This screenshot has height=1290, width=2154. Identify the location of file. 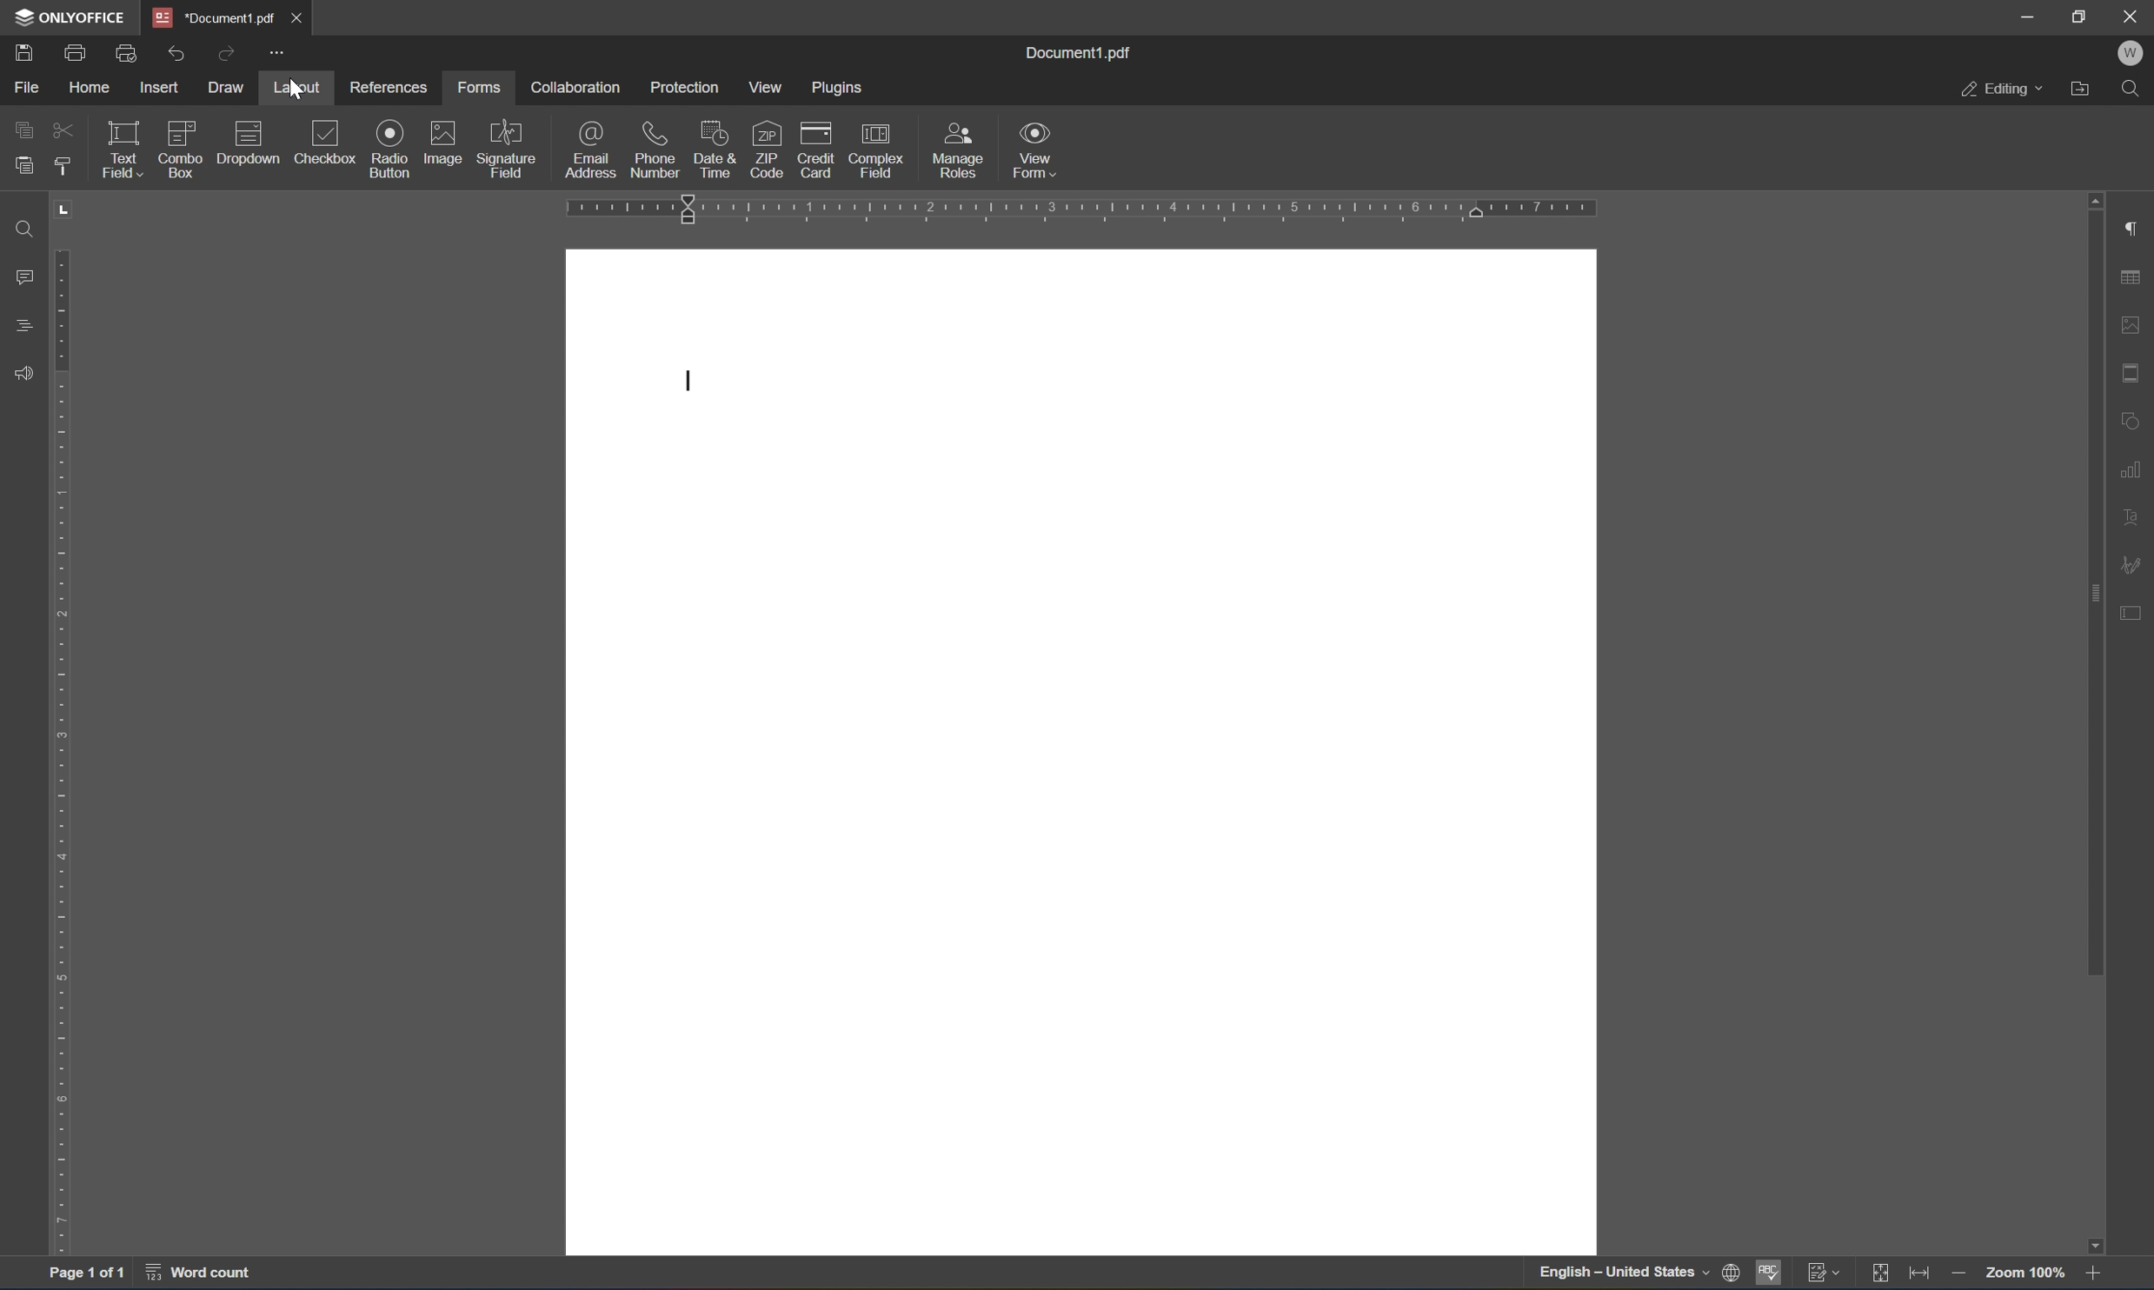
(27, 86).